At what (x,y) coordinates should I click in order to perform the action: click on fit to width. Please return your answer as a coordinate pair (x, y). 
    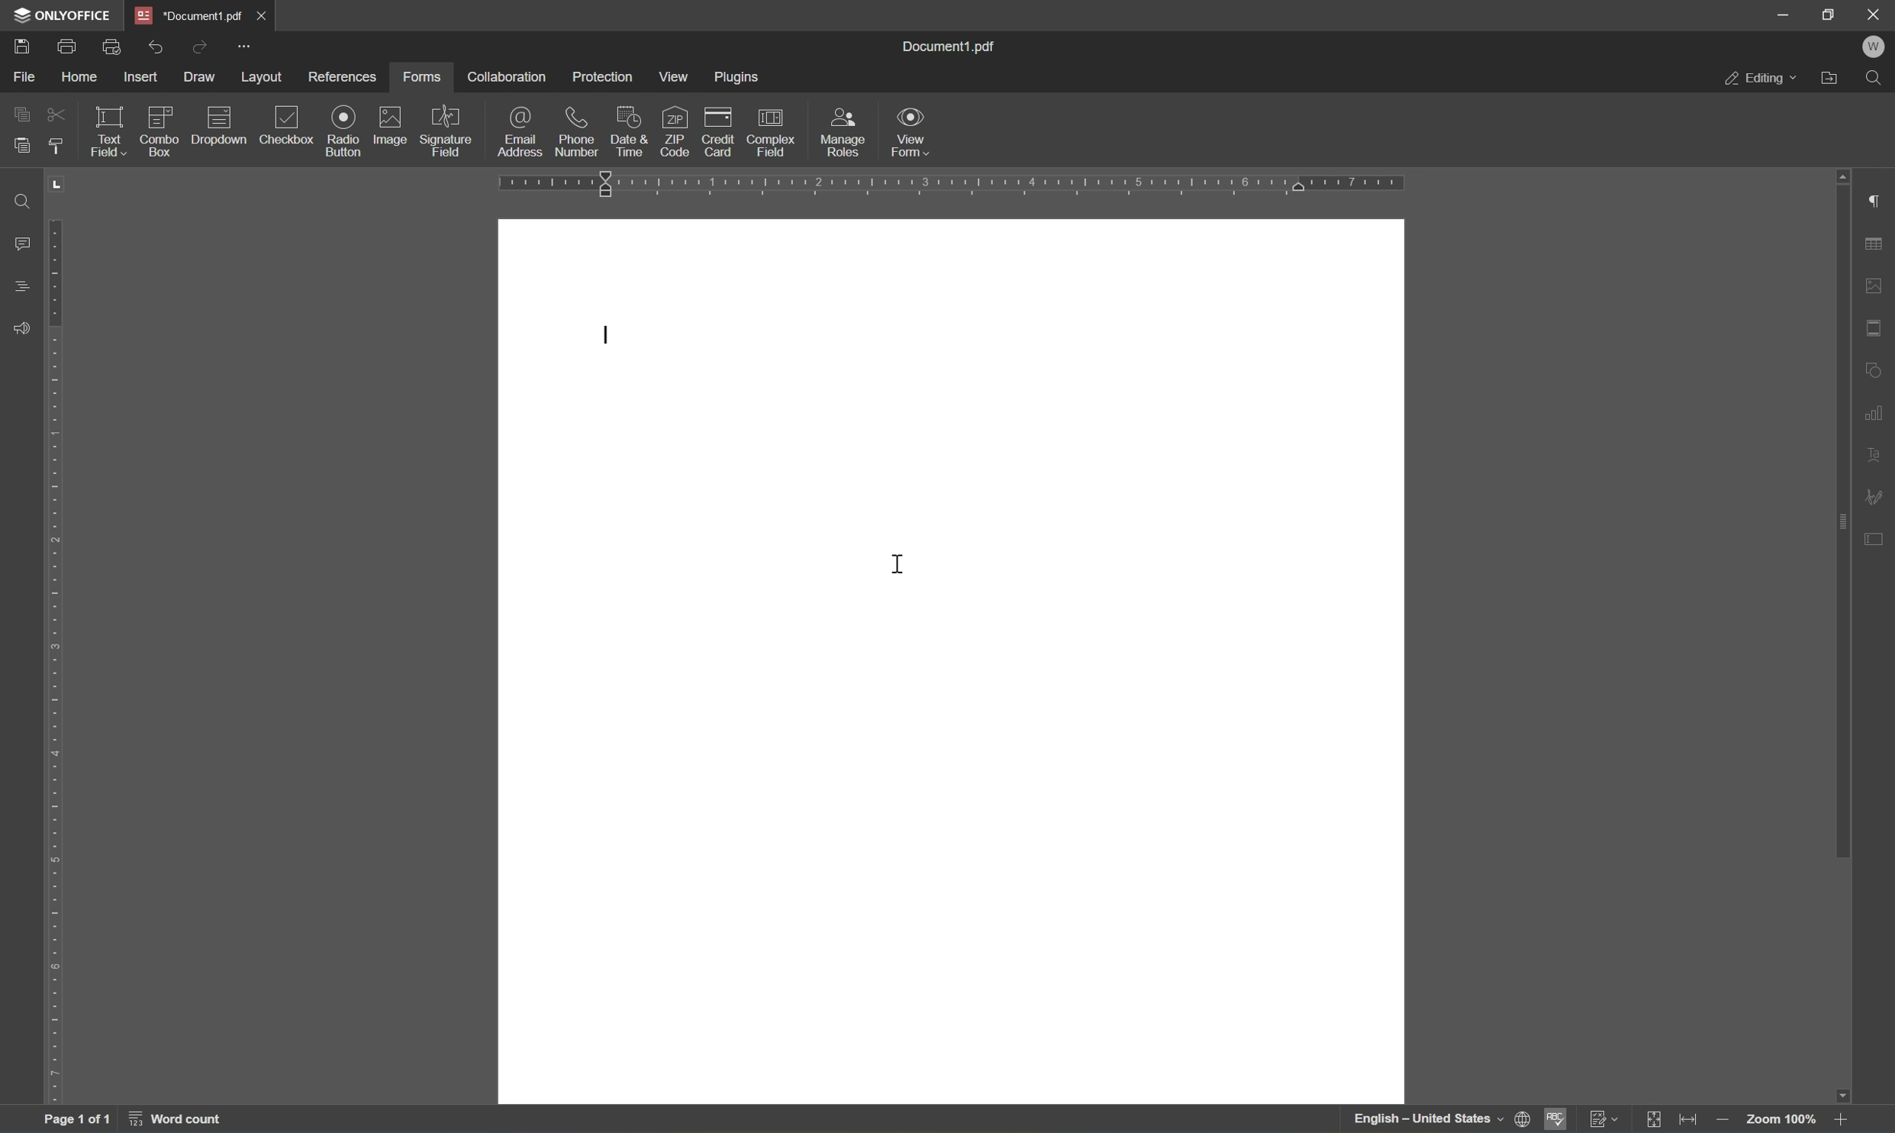
    Looking at the image, I should click on (1695, 1120).